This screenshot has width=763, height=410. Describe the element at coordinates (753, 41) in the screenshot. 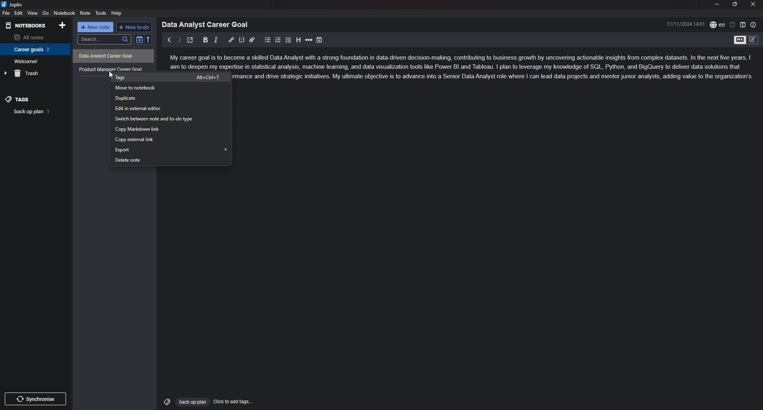

I see `Toggle Editor` at that location.